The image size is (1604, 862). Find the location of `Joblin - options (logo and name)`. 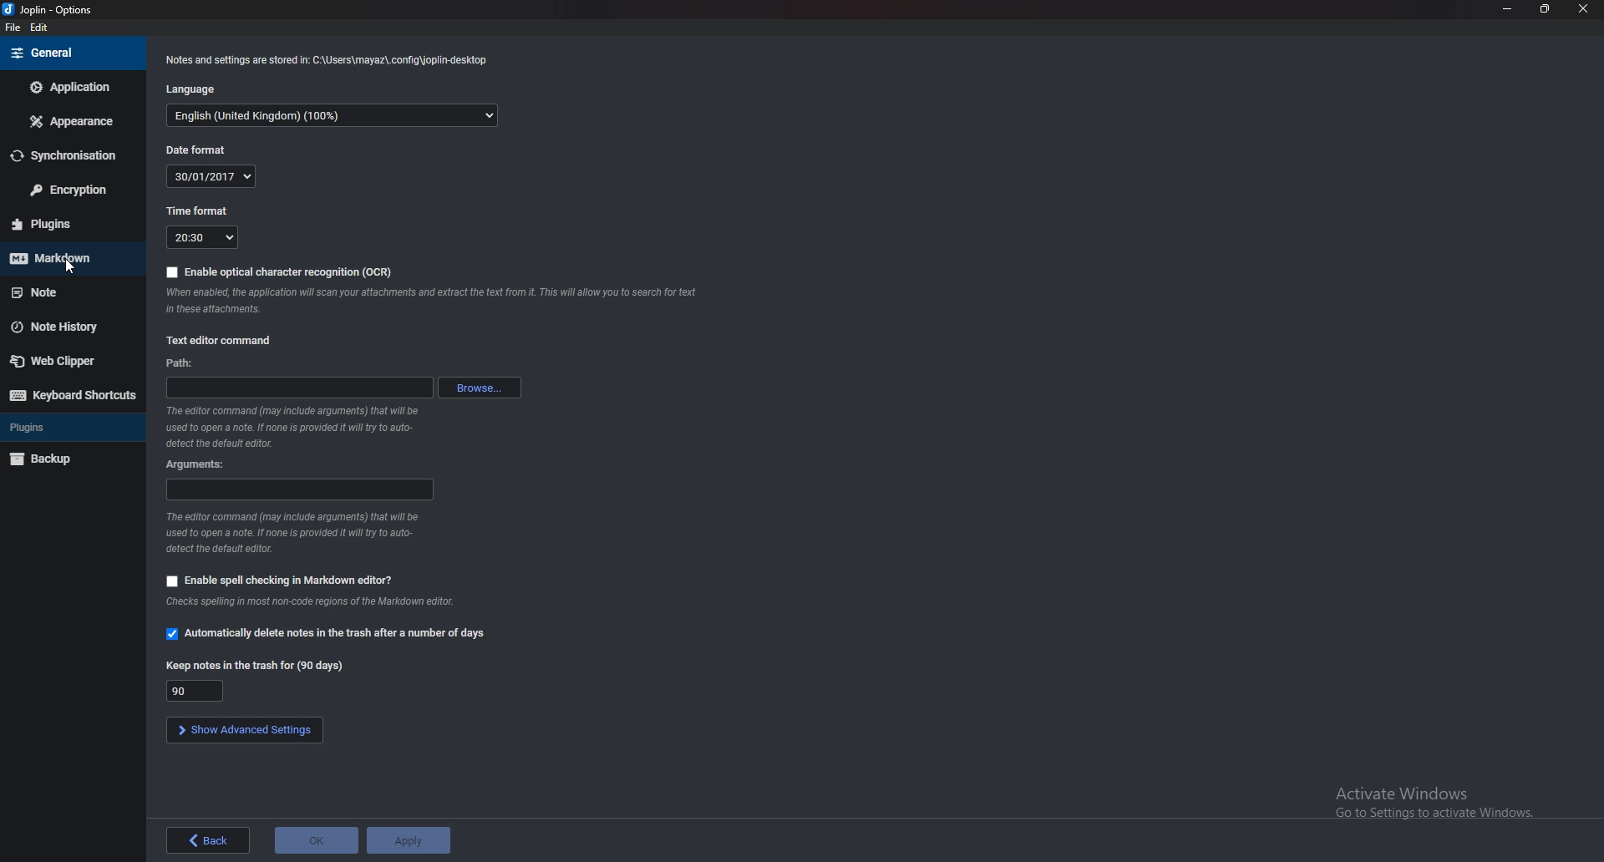

Joblin - options (logo and name) is located at coordinates (46, 10).